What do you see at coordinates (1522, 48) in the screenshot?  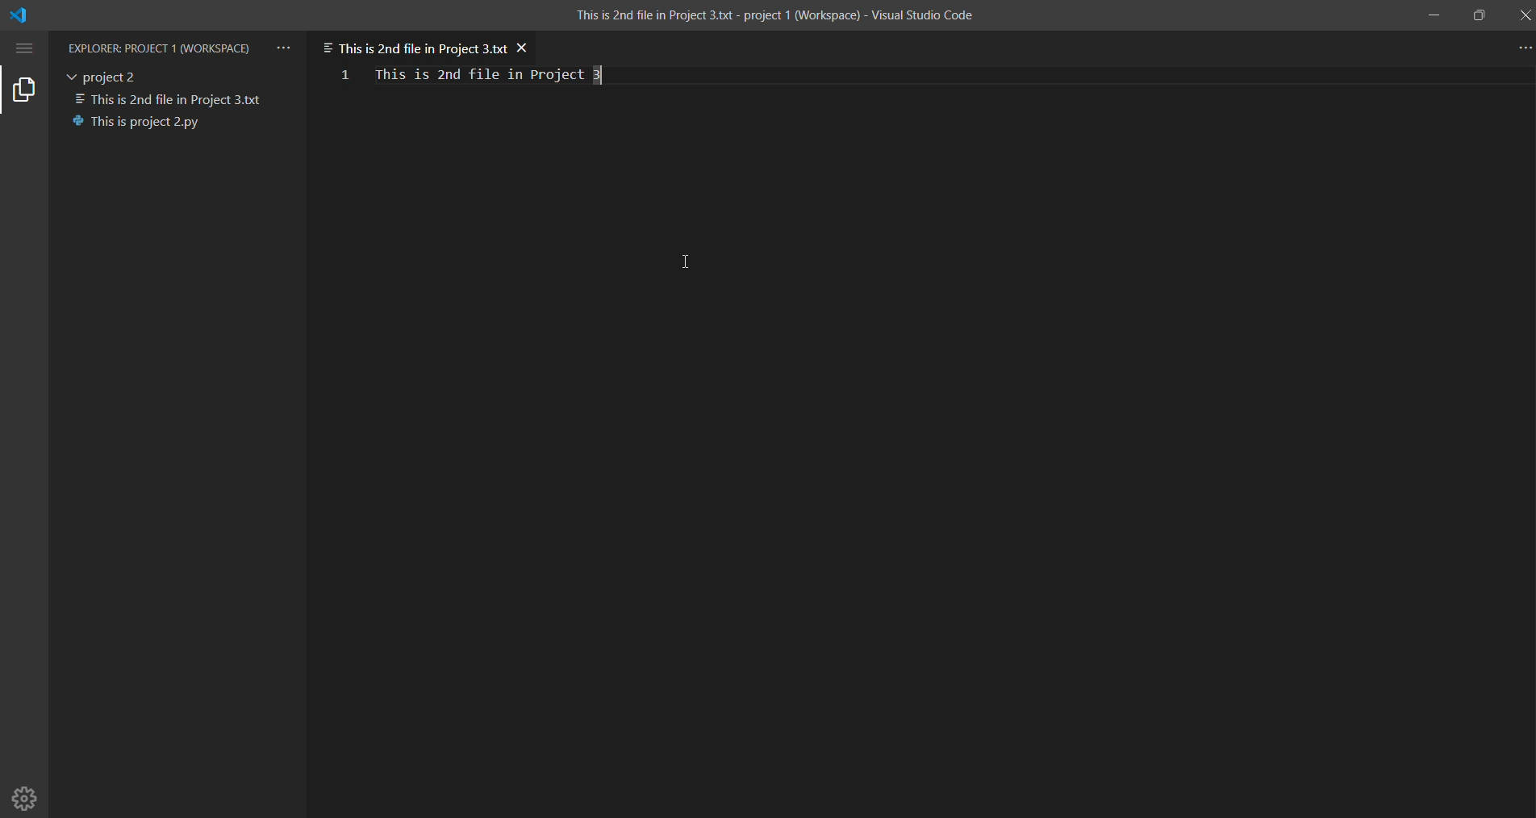 I see `more action` at bounding box center [1522, 48].